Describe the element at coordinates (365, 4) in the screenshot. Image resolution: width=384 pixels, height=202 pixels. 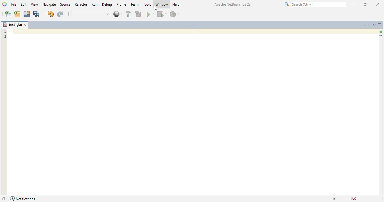
I see `maximize` at that location.